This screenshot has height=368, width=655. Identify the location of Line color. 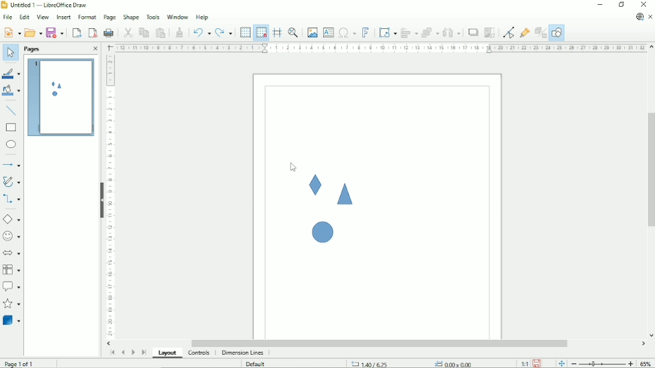
(11, 72).